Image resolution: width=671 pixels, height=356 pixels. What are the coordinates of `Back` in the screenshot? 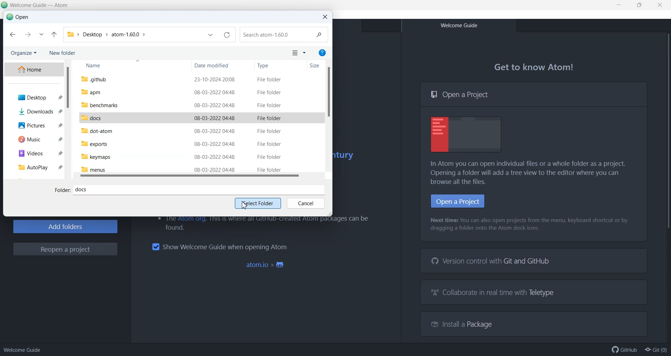 It's located at (13, 35).